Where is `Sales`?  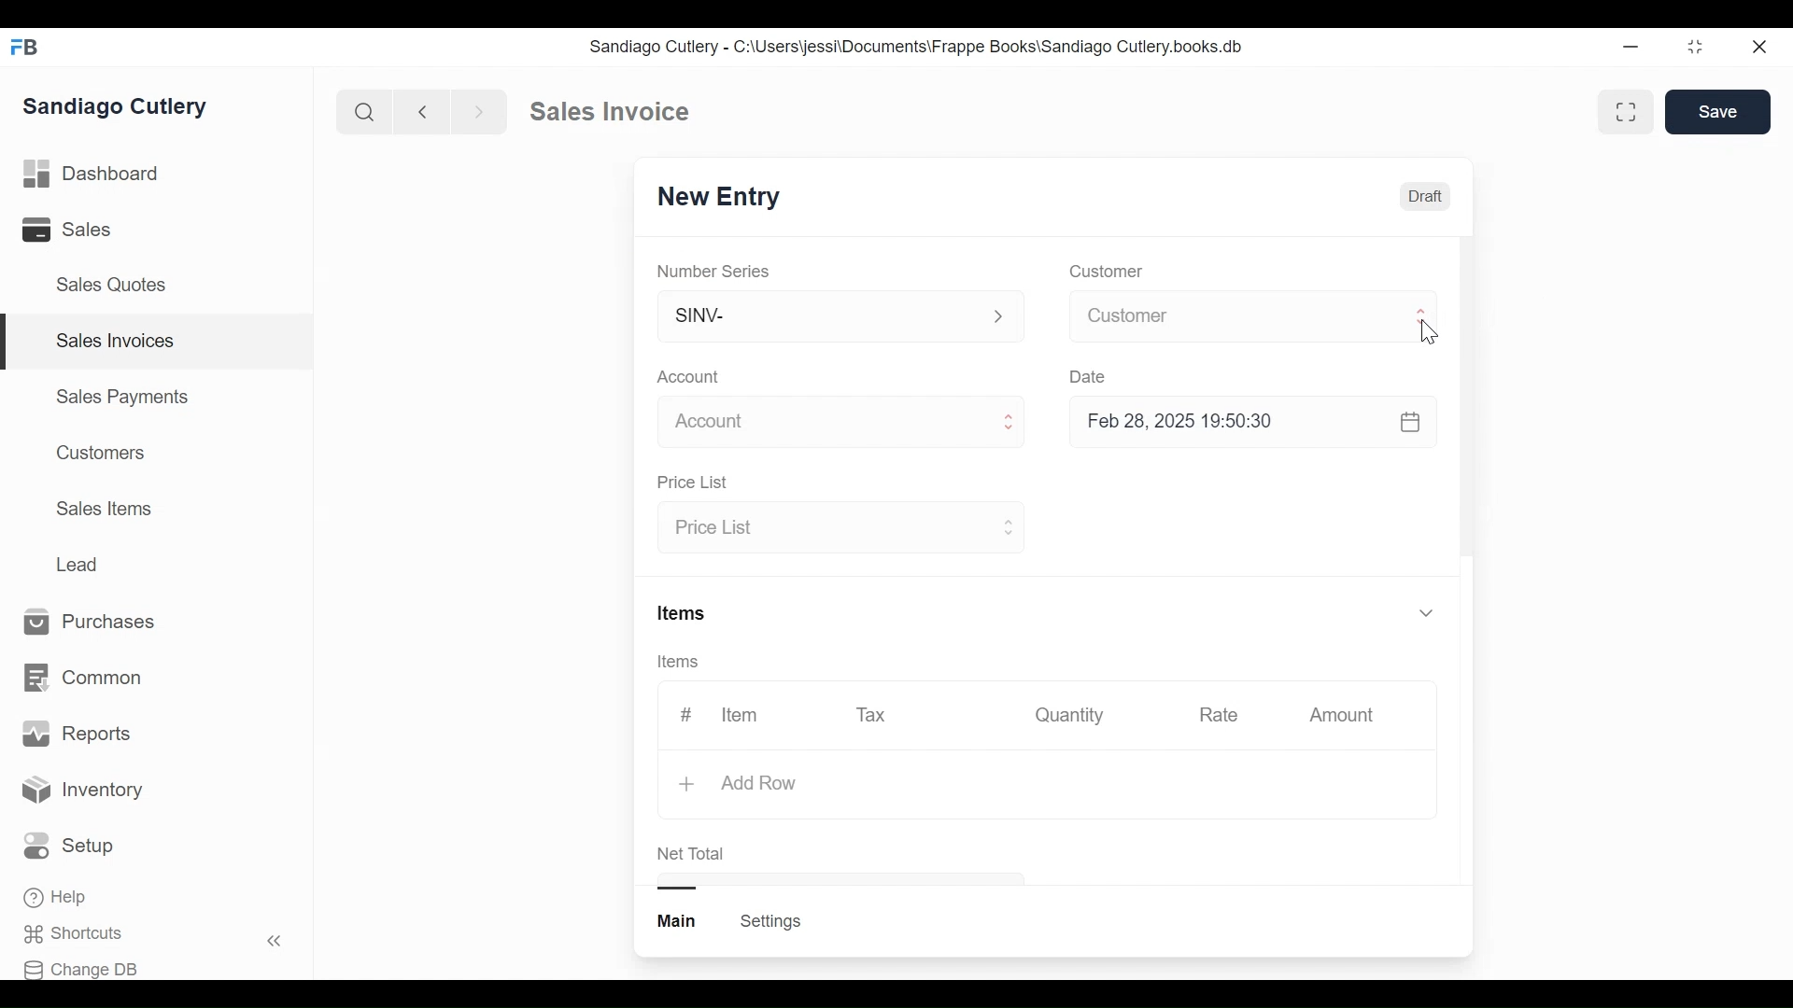 Sales is located at coordinates (70, 229).